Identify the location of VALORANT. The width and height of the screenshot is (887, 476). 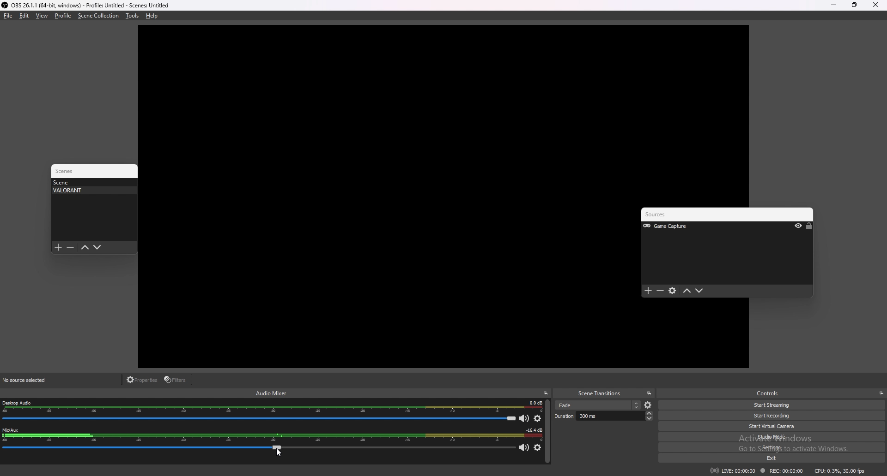
(91, 190).